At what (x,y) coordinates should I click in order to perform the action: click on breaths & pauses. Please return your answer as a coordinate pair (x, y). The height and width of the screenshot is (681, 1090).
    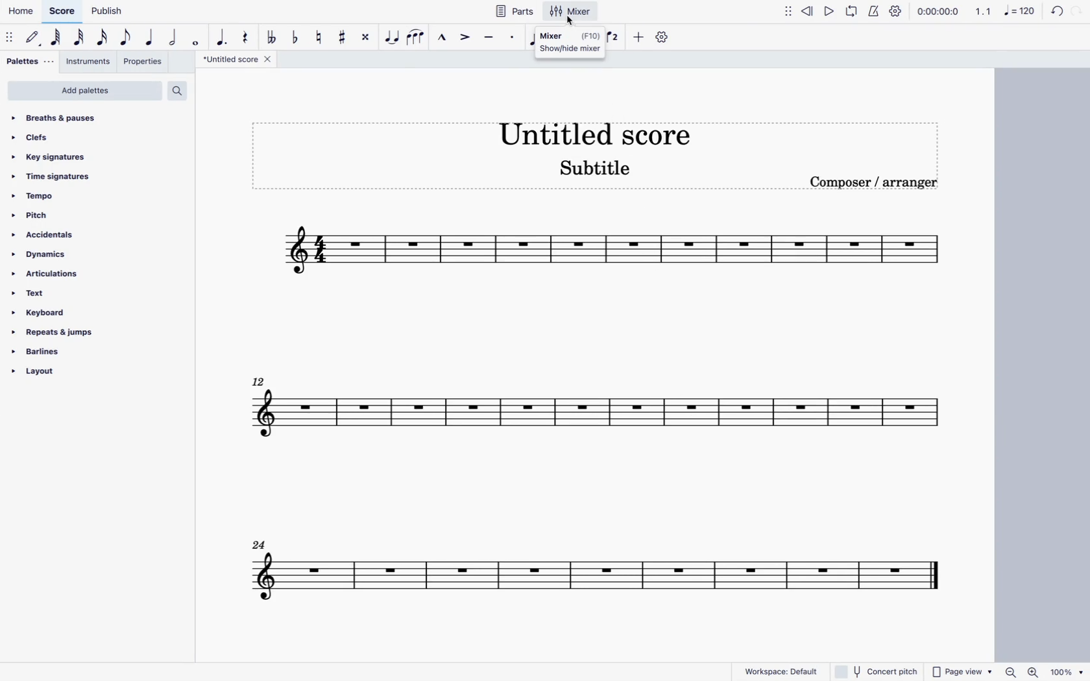
    Looking at the image, I should click on (73, 118).